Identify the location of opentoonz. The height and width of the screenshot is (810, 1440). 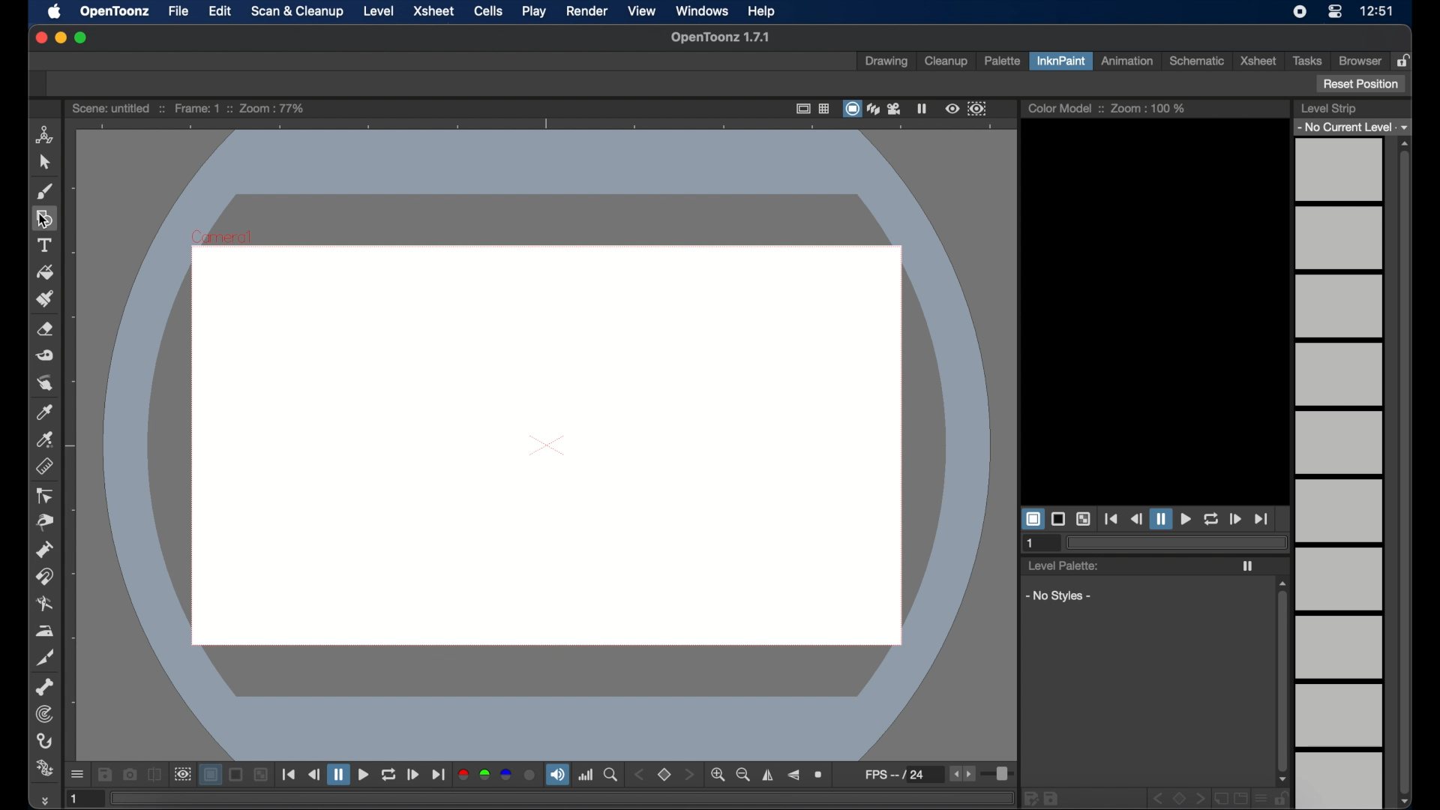
(115, 12).